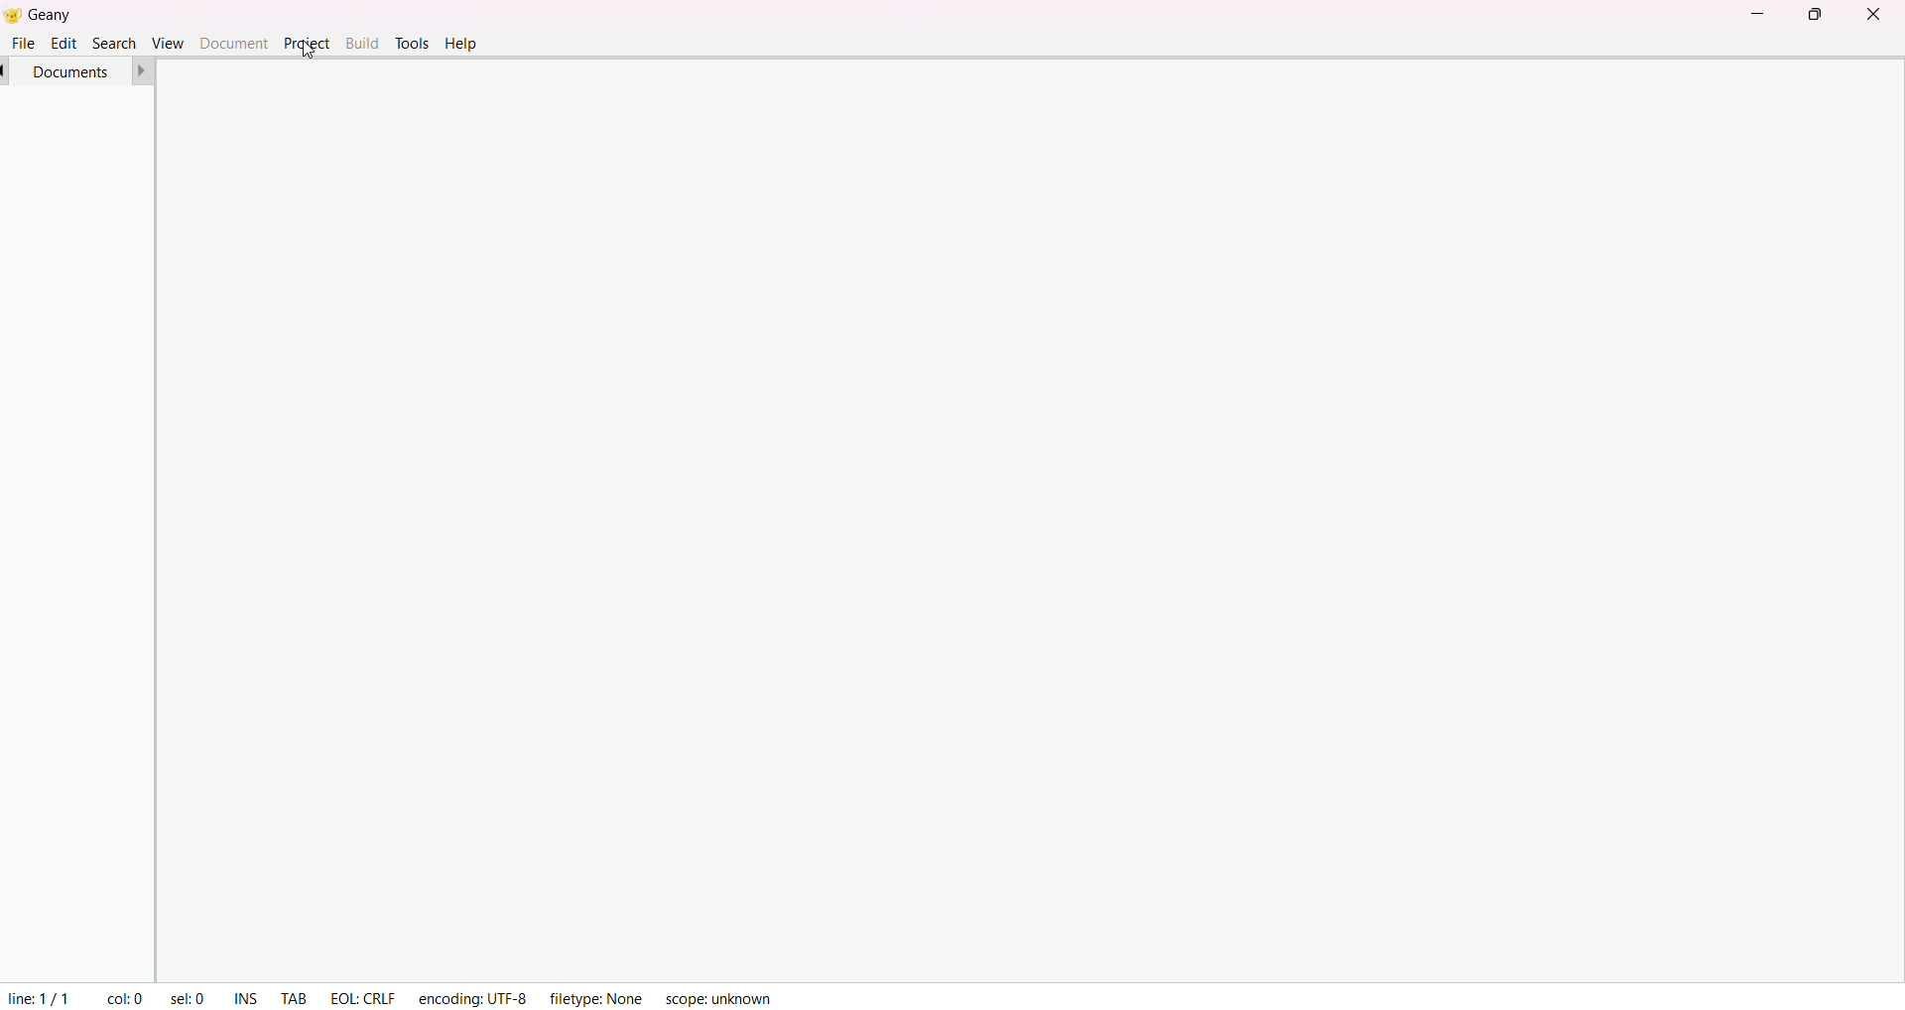 The width and height of the screenshot is (1905, 1010). Describe the element at coordinates (233, 42) in the screenshot. I see `document` at that location.